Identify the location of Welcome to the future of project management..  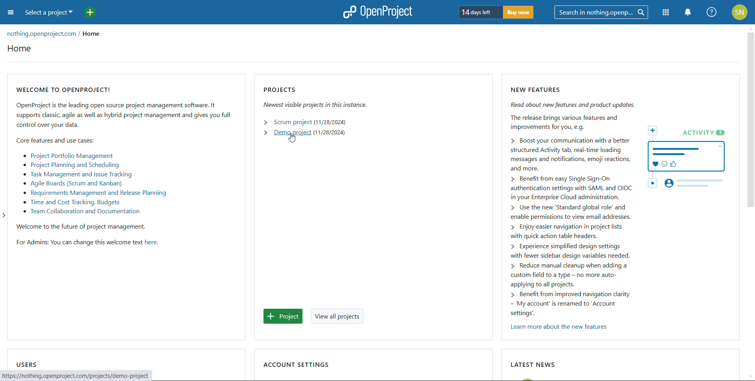
(81, 227).